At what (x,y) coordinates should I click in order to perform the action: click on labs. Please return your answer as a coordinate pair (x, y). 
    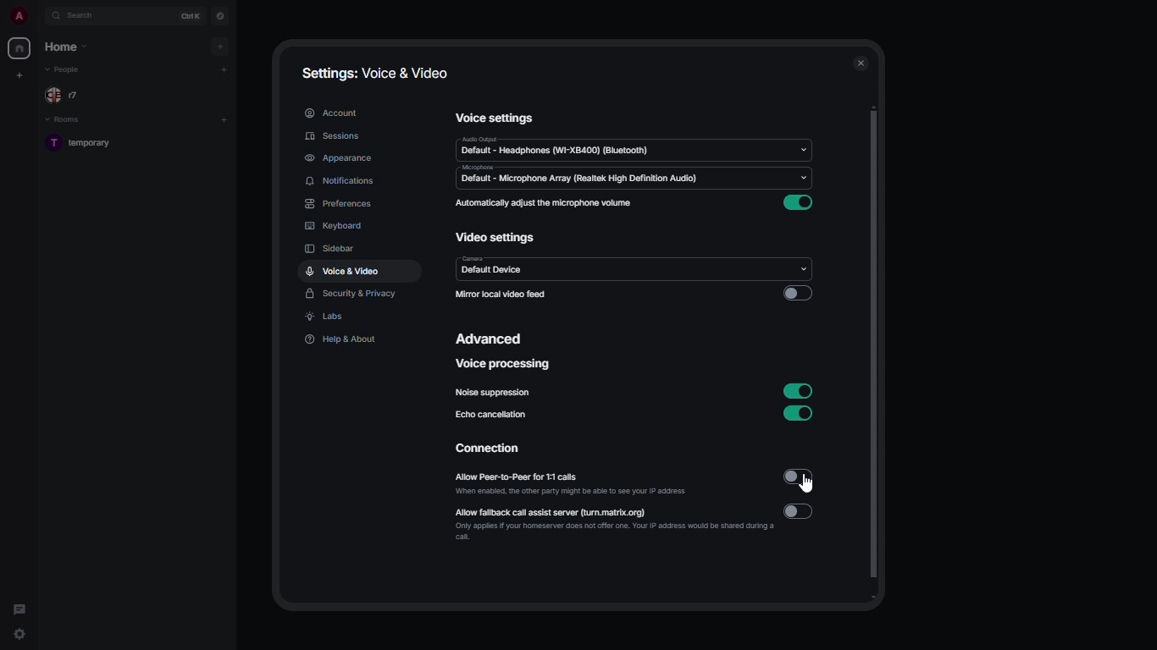
    Looking at the image, I should click on (325, 318).